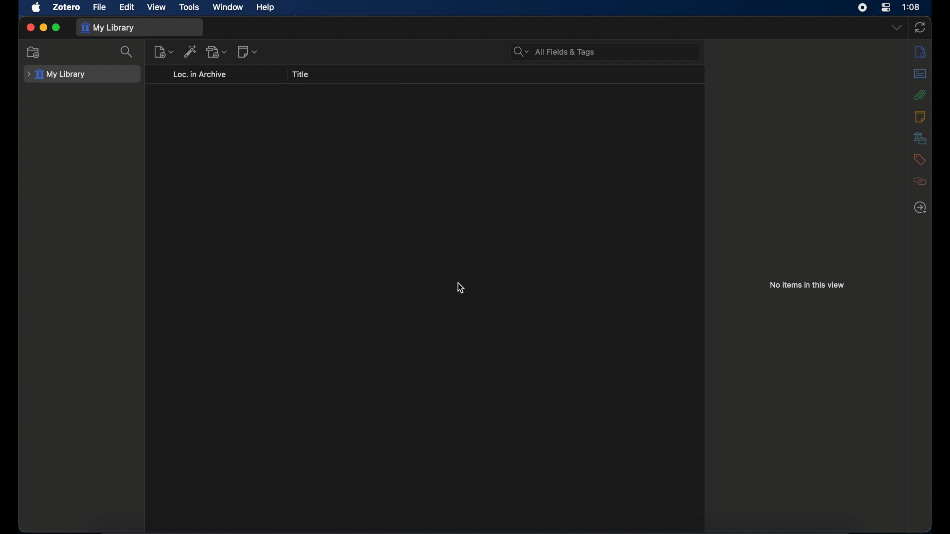 Image resolution: width=950 pixels, height=534 pixels. I want to click on add item by identifier, so click(190, 51).